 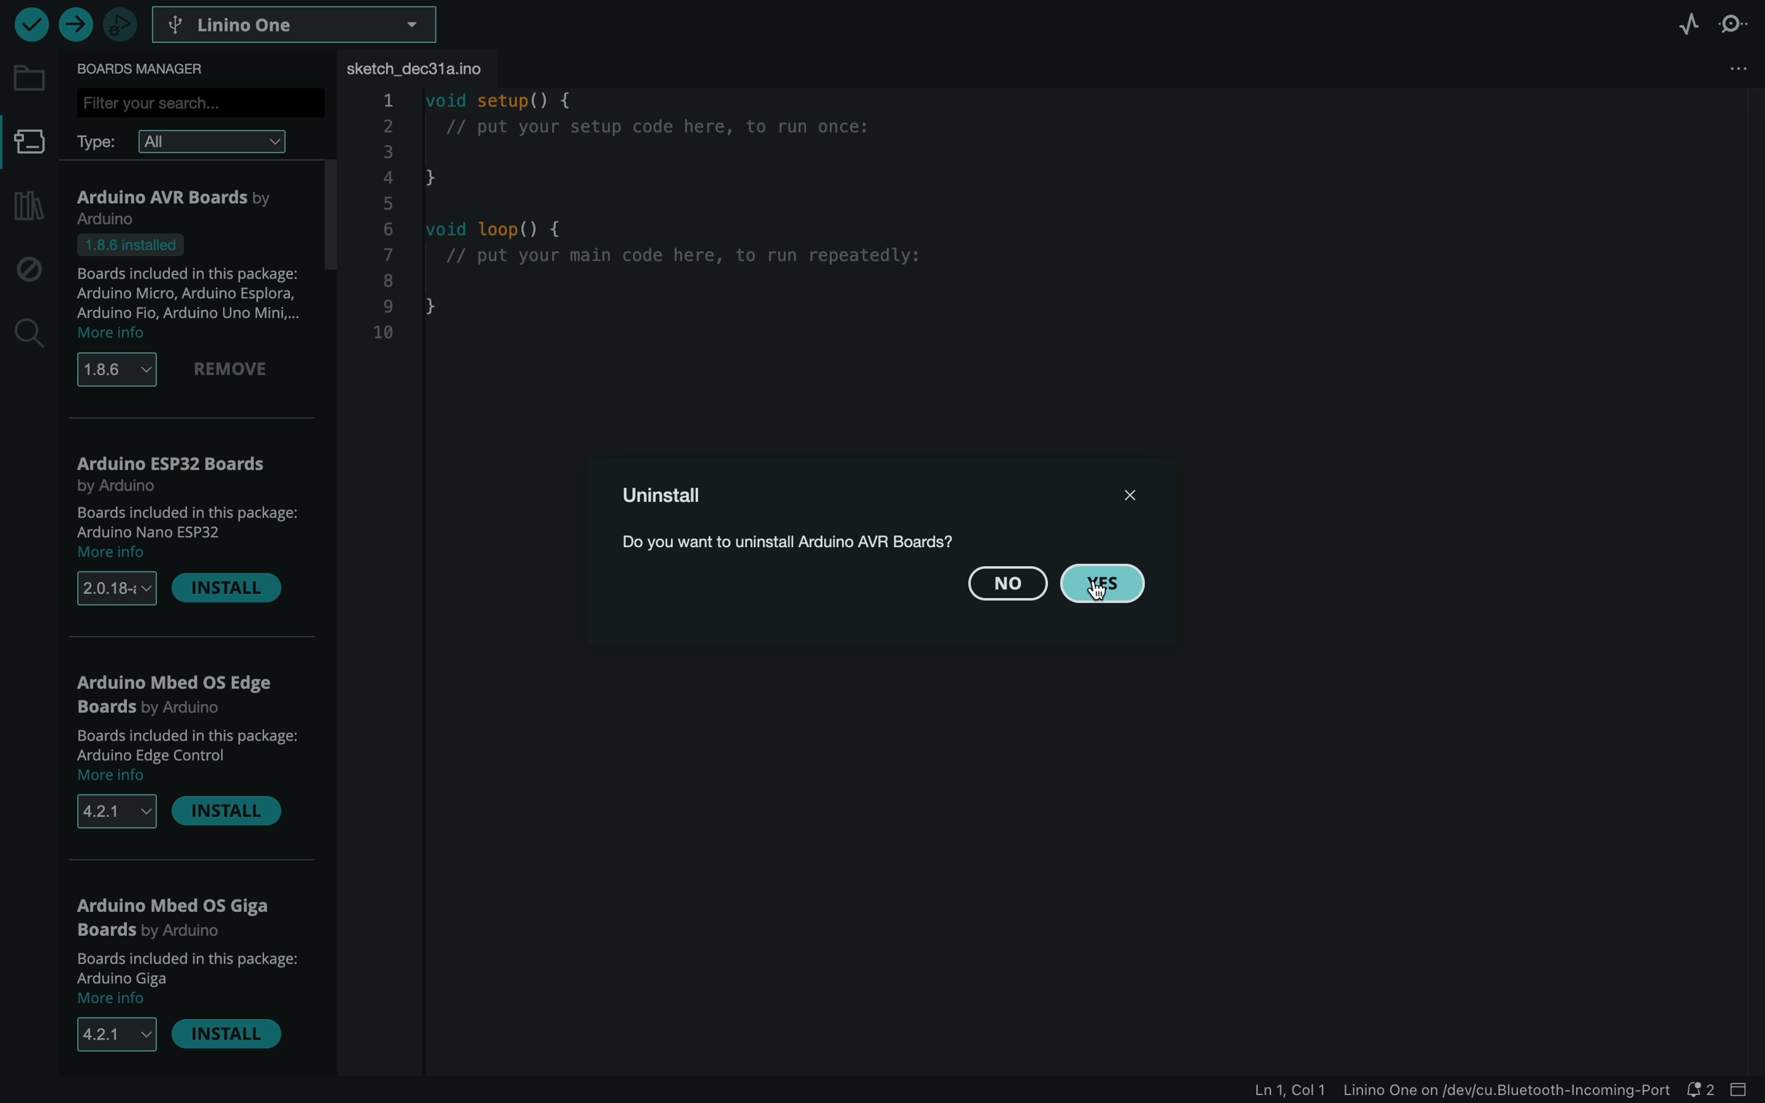 I want to click on close, so click(x=1125, y=495).